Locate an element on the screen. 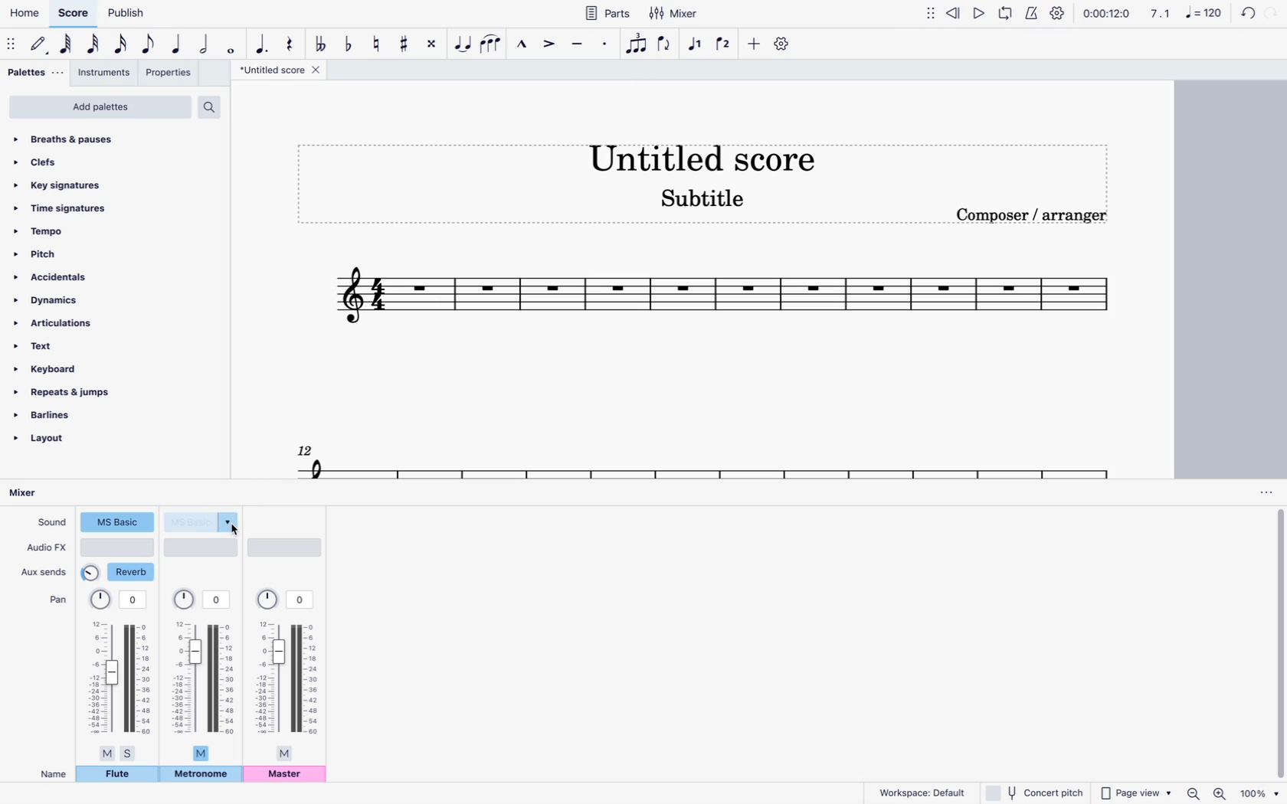 This screenshot has width=1287, height=804. pan is located at coordinates (289, 675).